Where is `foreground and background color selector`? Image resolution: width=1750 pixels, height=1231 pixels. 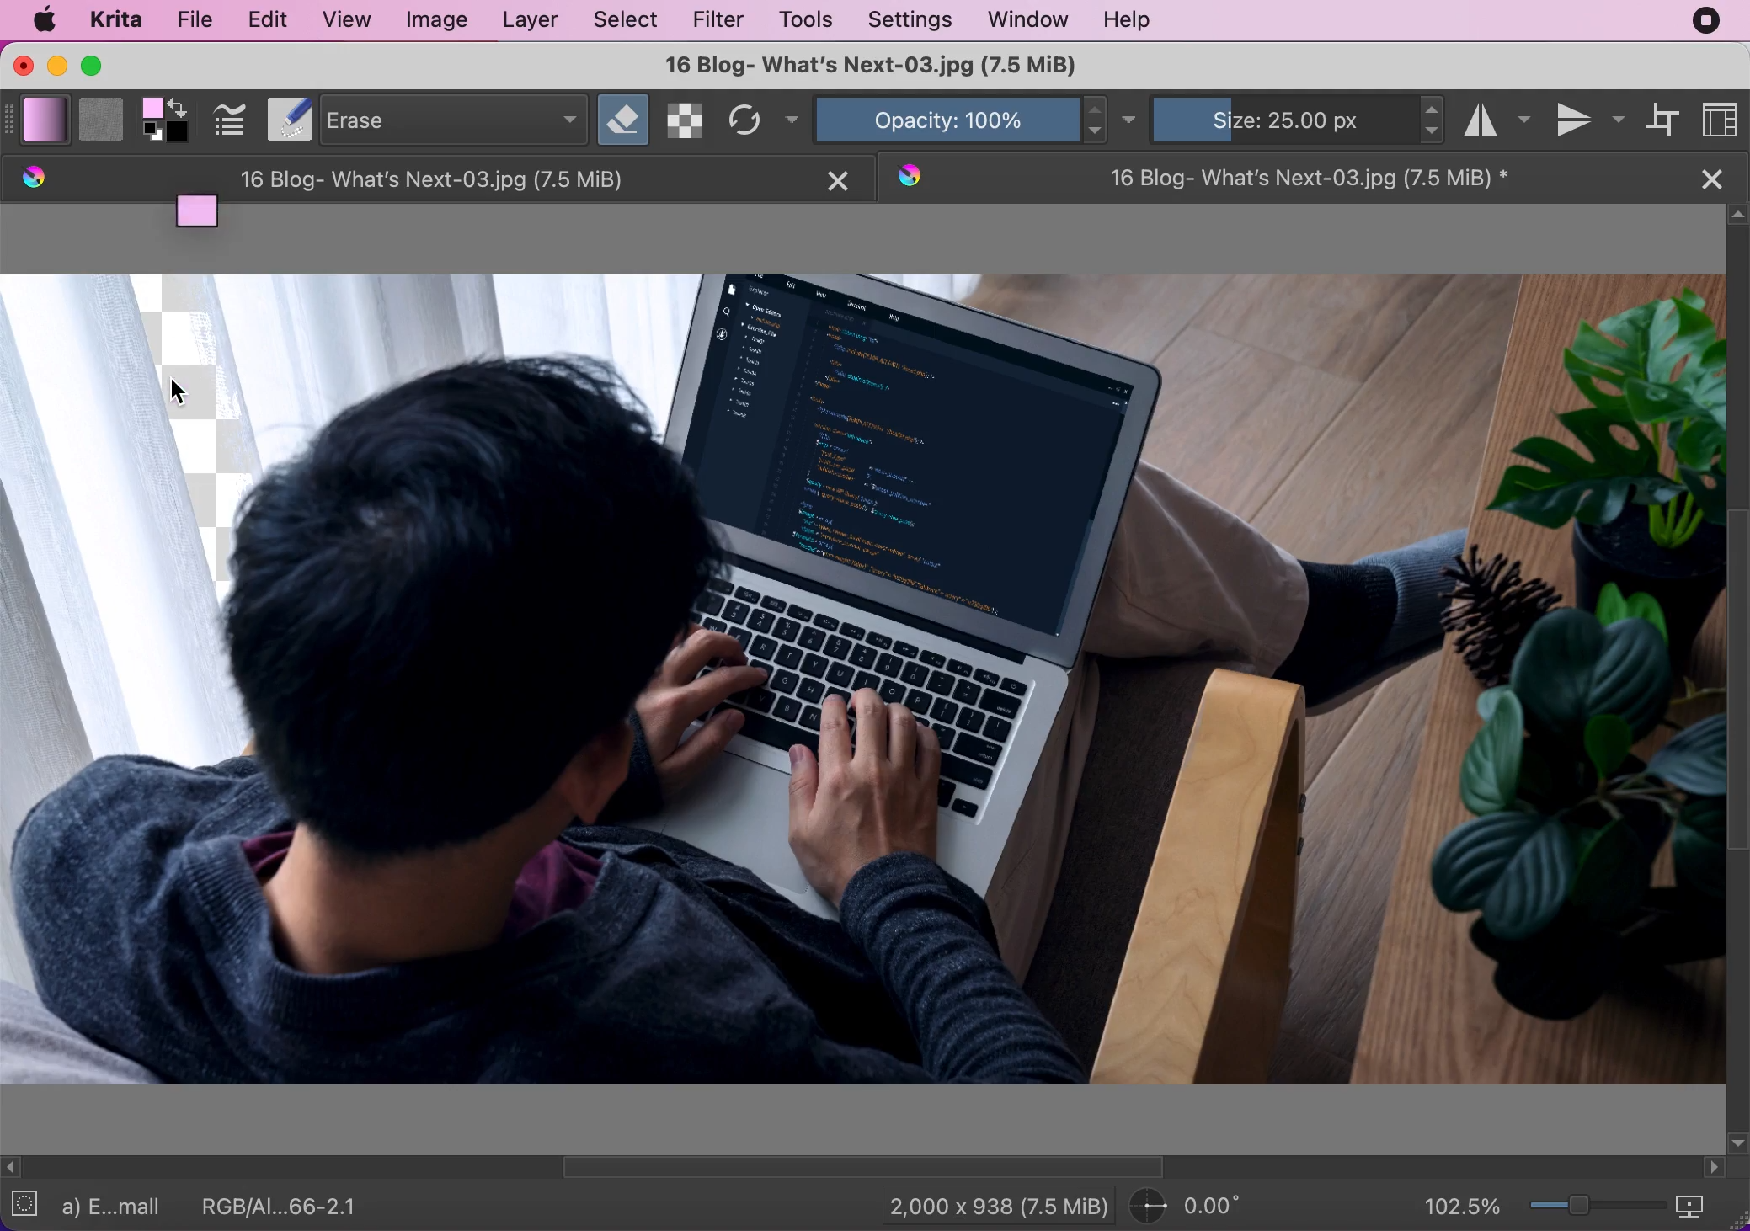
foreground and background color selector is located at coordinates (168, 120).